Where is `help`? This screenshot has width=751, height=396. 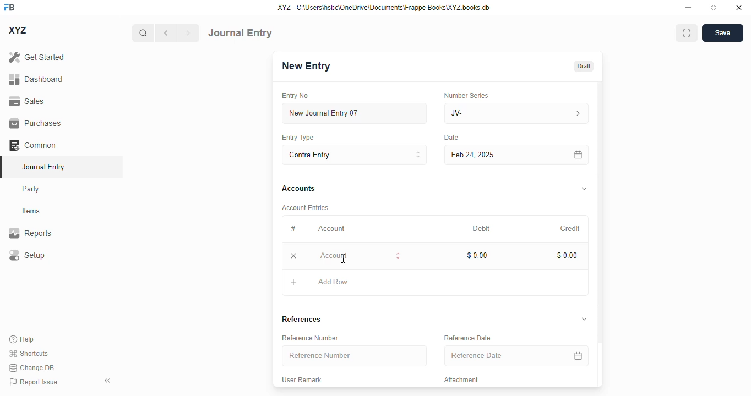 help is located at coordinates (22, 339).